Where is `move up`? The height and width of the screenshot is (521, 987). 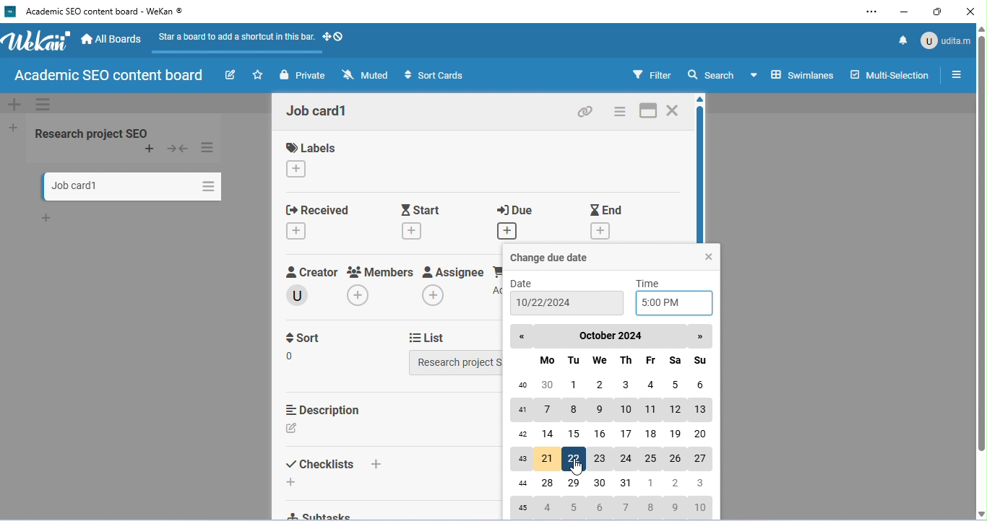 move up is located at coordinates (980, 29).